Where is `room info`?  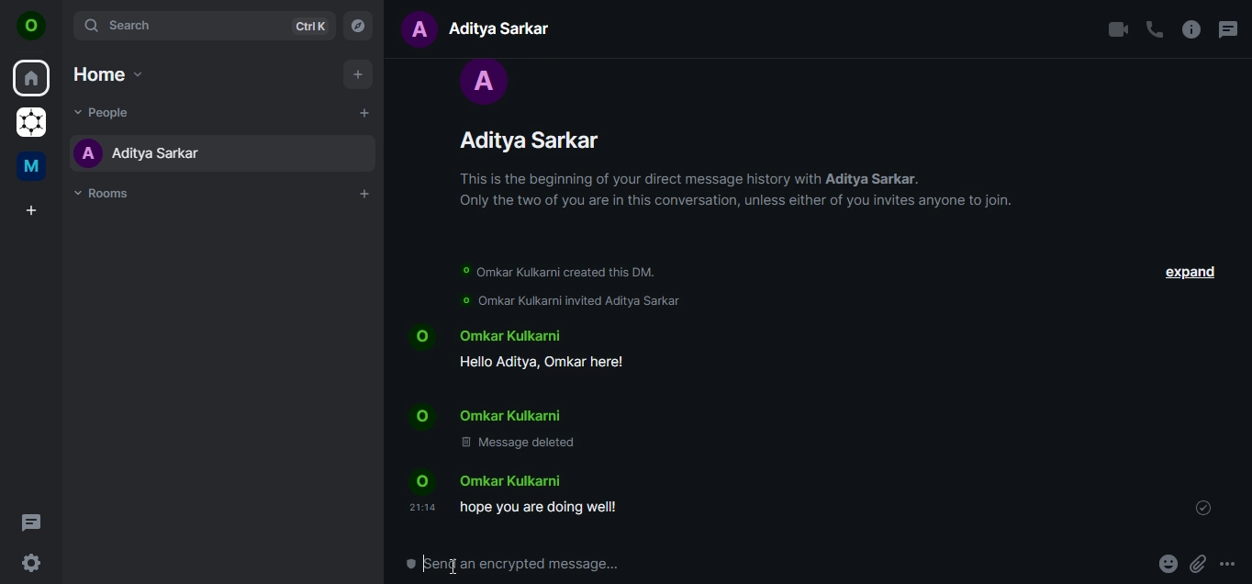 room info is located at coordinates (1190, 28).